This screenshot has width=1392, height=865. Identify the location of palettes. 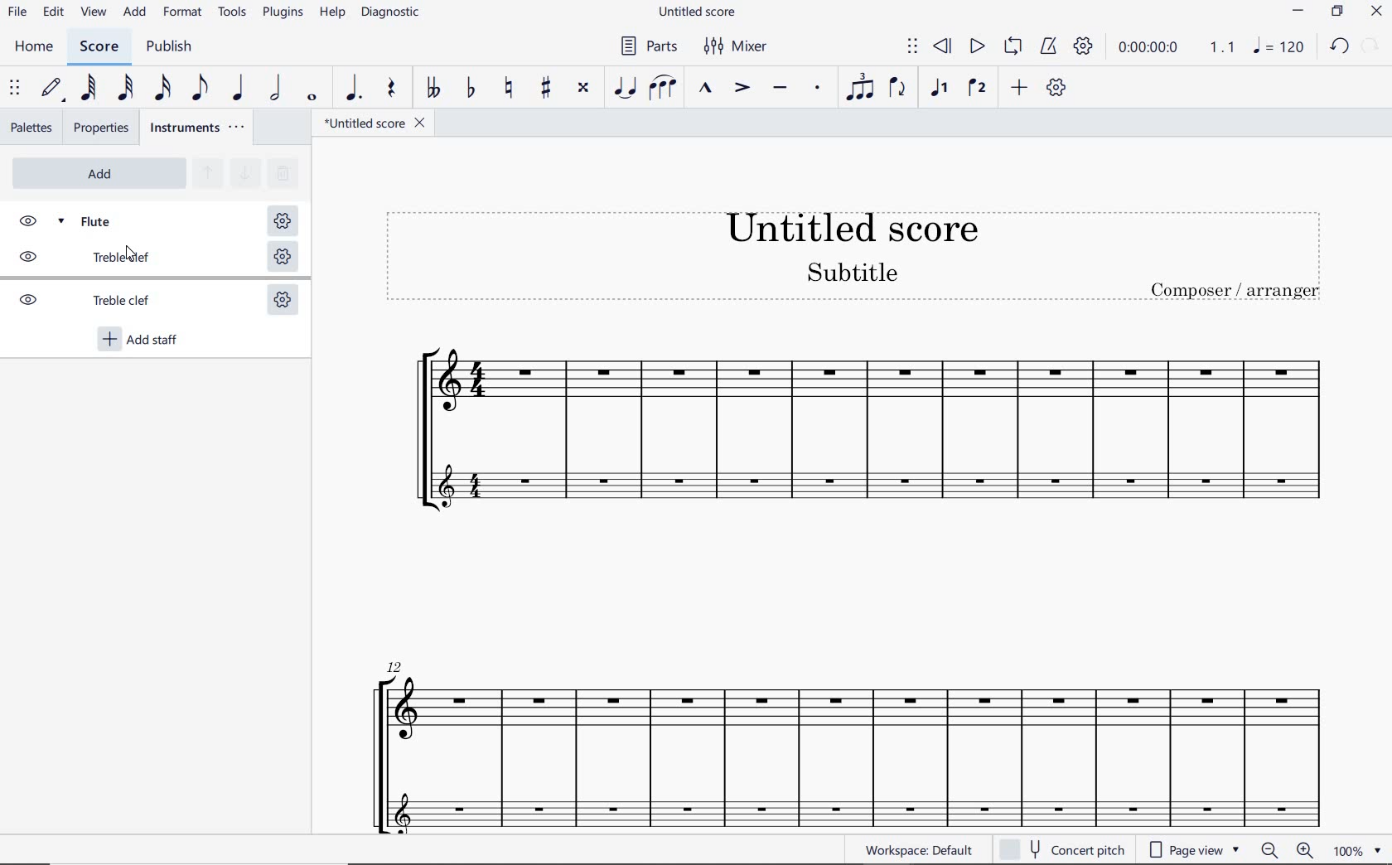
(31, 129).